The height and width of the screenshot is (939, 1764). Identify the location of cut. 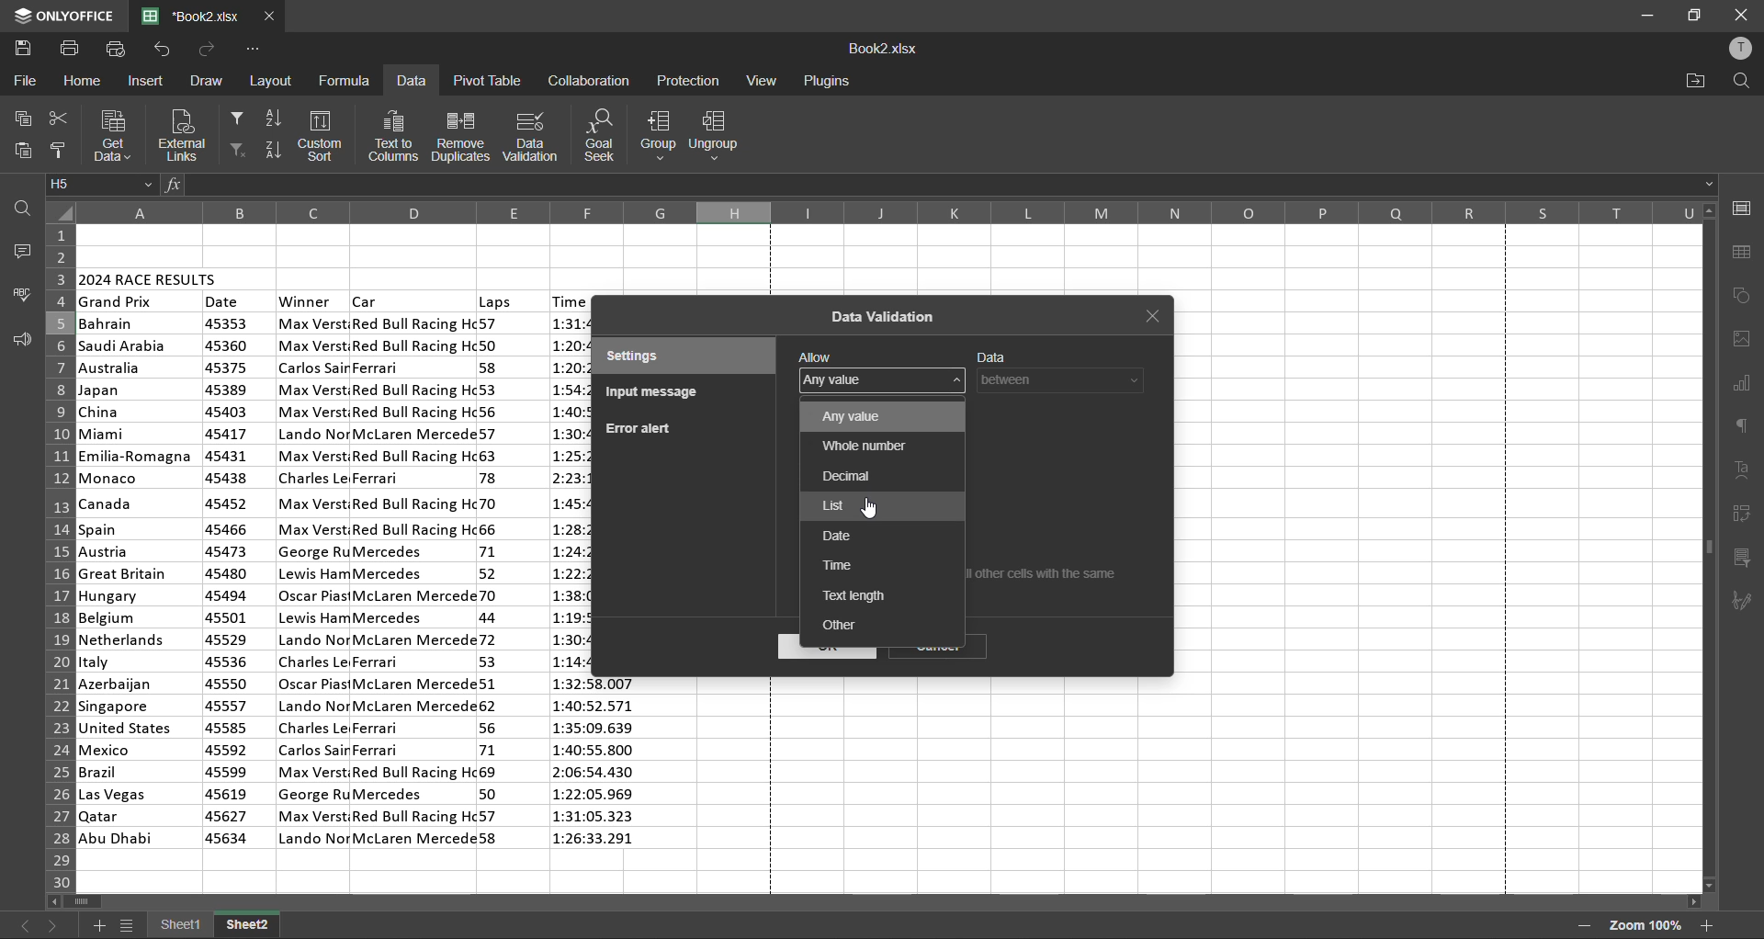
(55, 121).